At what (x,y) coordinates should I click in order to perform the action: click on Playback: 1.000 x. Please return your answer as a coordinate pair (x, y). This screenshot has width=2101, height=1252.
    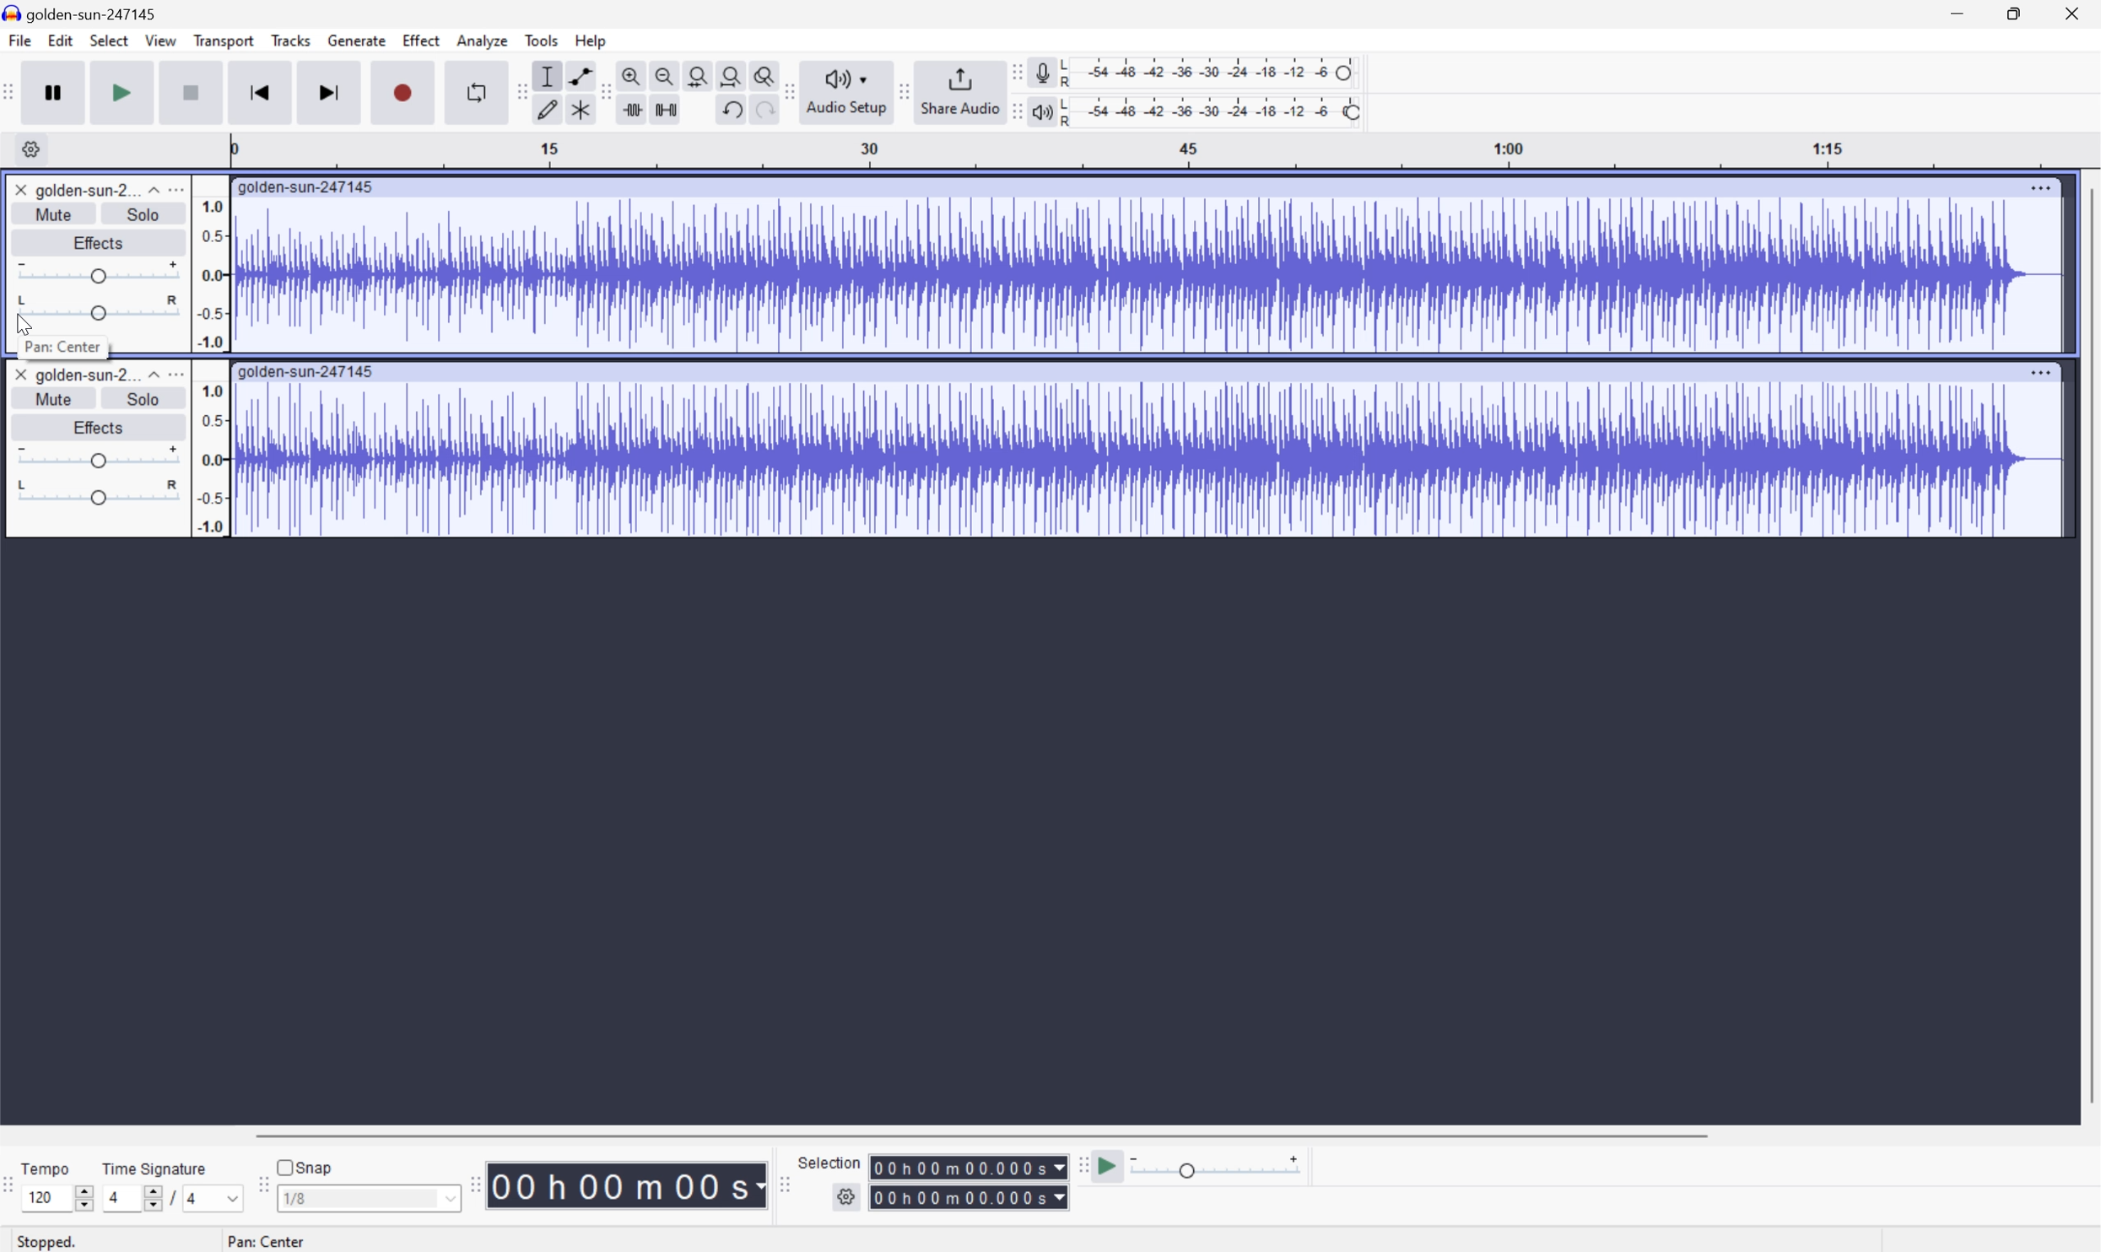
    Looking at the image, I should click on (1216, 1169).